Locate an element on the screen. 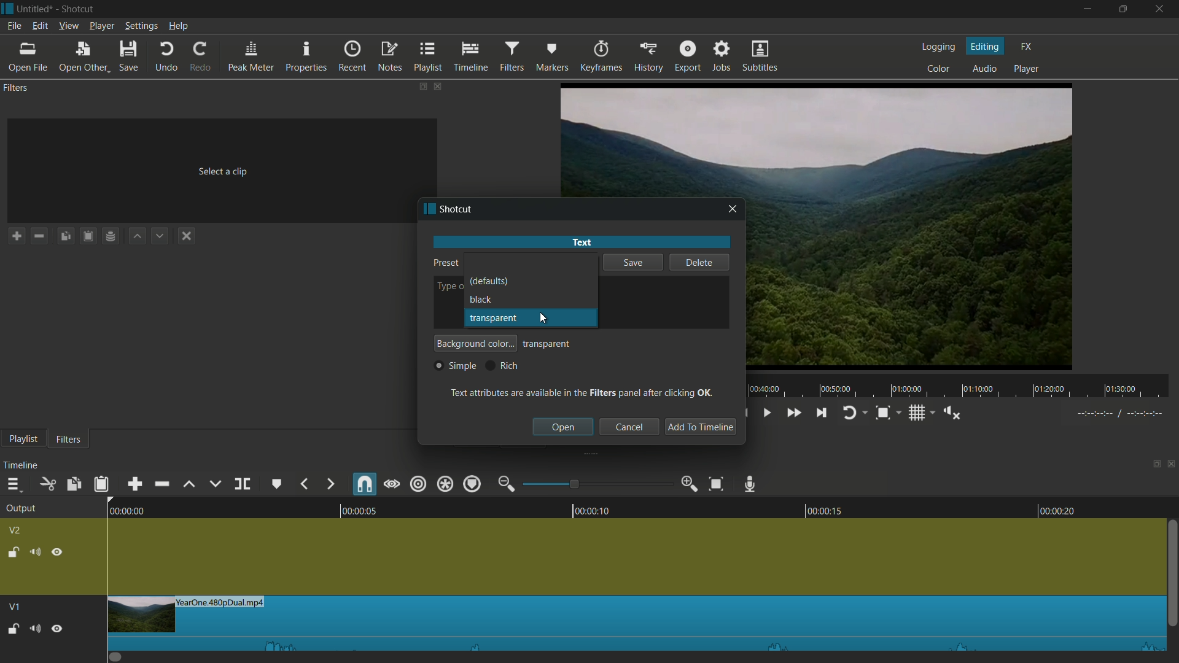  player is located at coordinates (1027, 69).